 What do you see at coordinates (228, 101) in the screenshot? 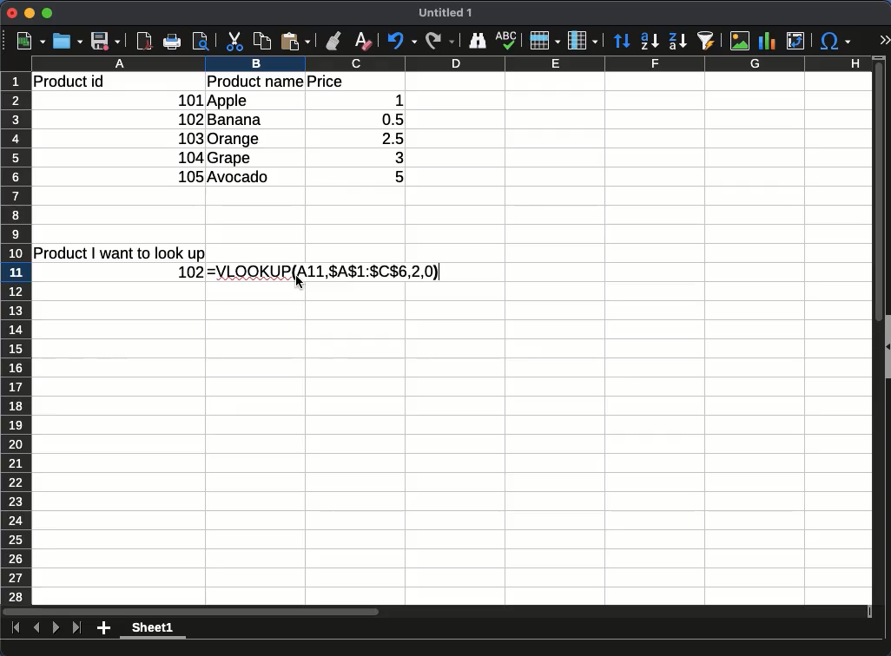
I see `apple` at bounding box center [228, 101].